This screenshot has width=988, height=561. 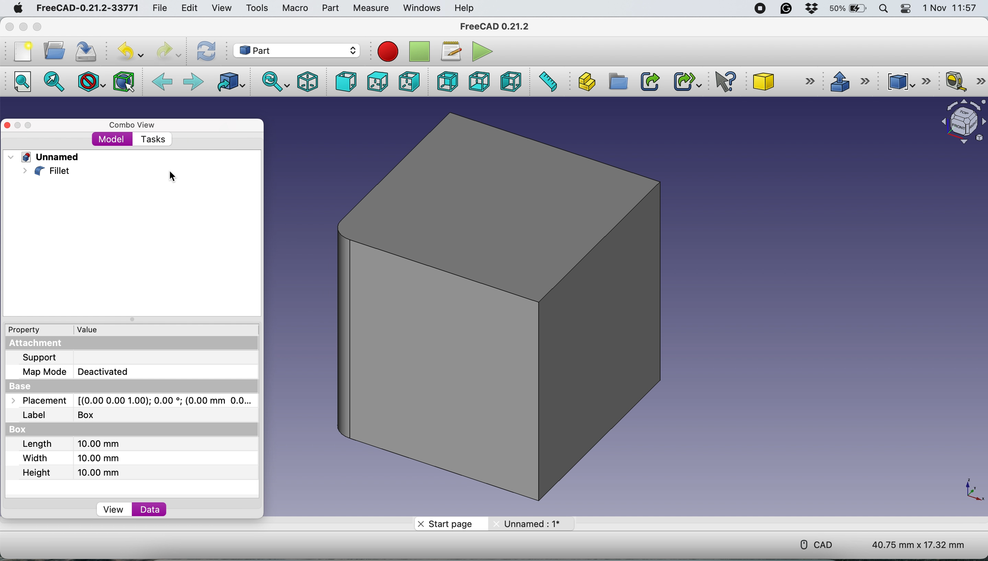 What do you see at coordinates (959, 123) in the screenshot?
I see `object interface` at bounding box center [959, 123].